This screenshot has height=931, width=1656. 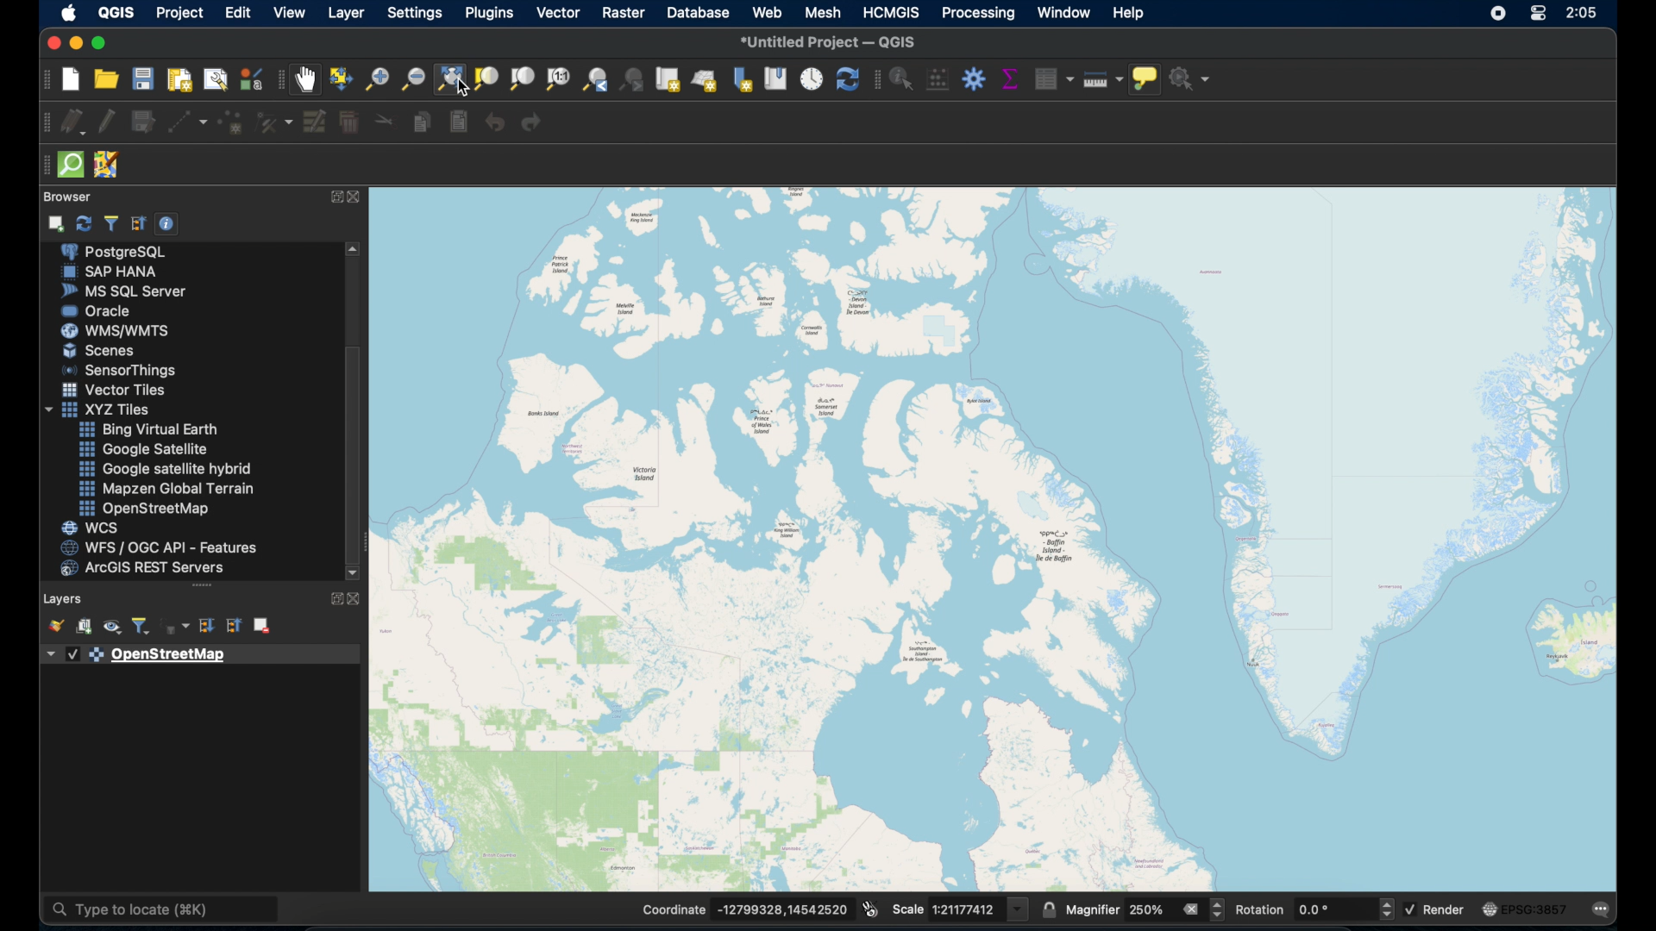 What do you see at coordinates (54, 222) in the screenshot?
I see `add elected layers` at bounding box center [54, 222].